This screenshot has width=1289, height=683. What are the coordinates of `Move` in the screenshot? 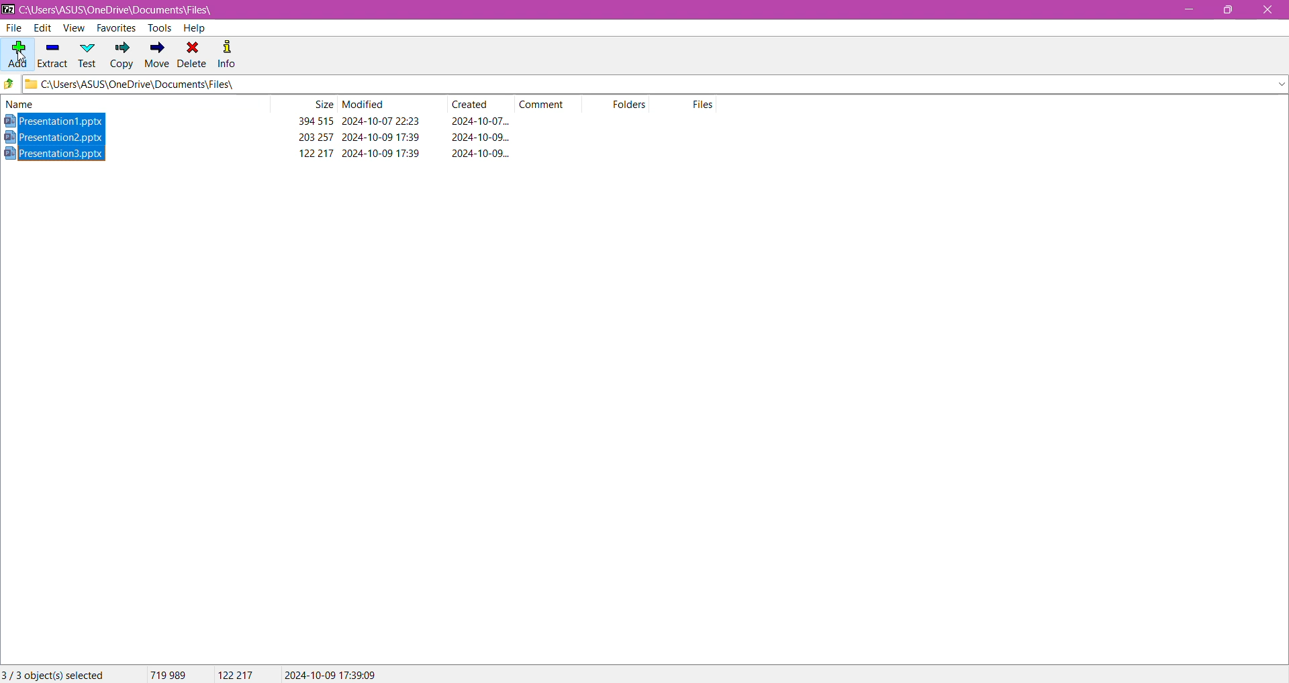 It's located at (155, 56).